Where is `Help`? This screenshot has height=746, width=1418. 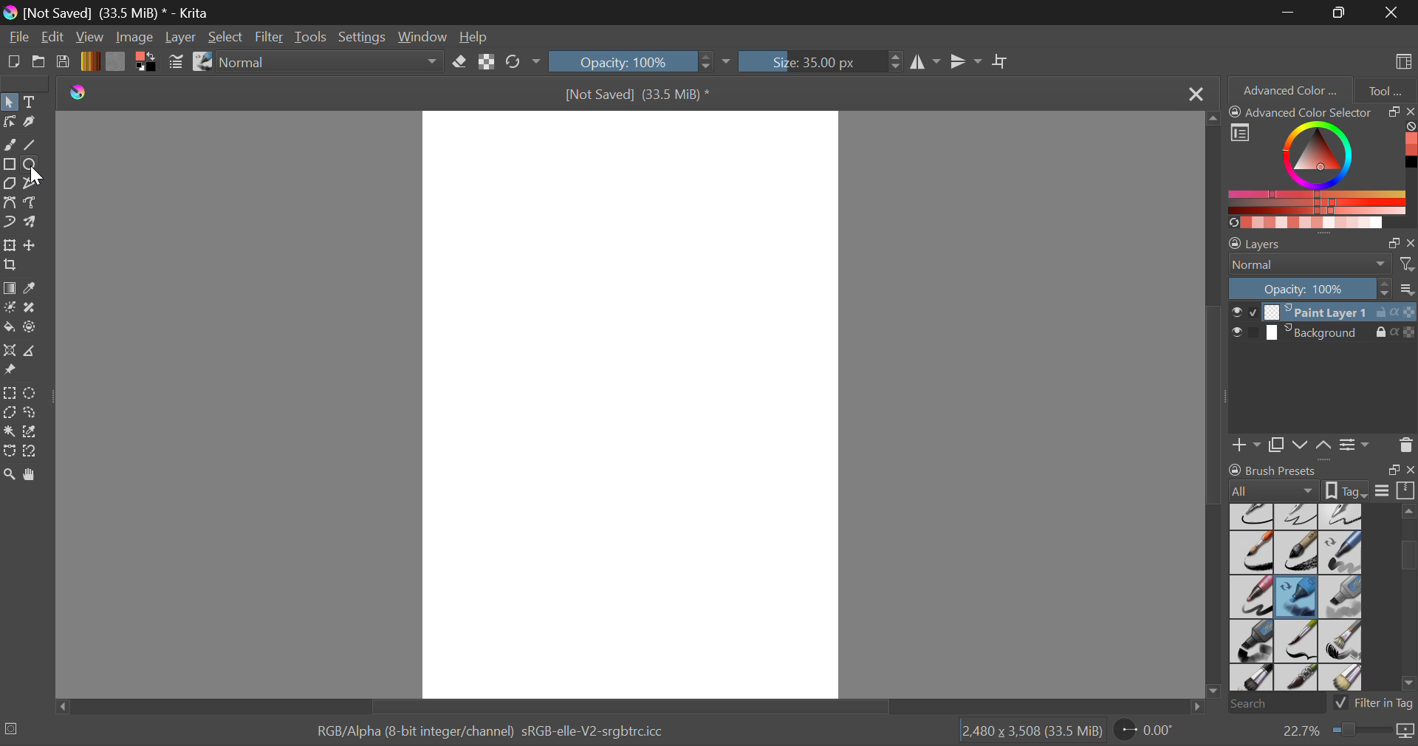 Help is located at coordinates (476, 38).